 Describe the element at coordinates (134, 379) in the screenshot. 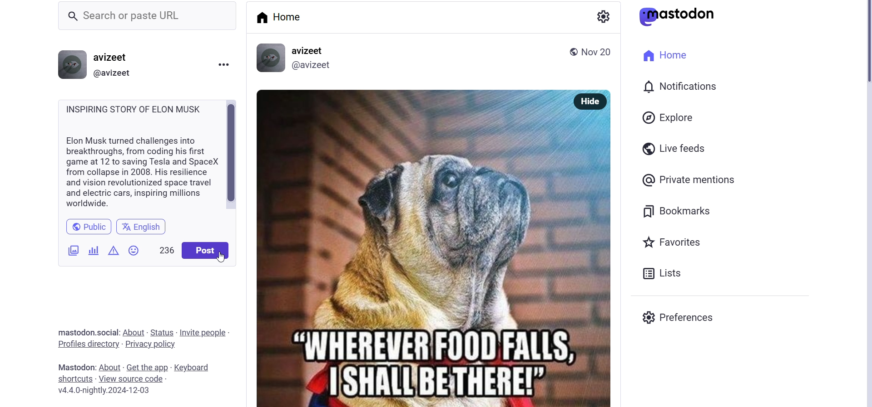

I see `view source code` at that location.